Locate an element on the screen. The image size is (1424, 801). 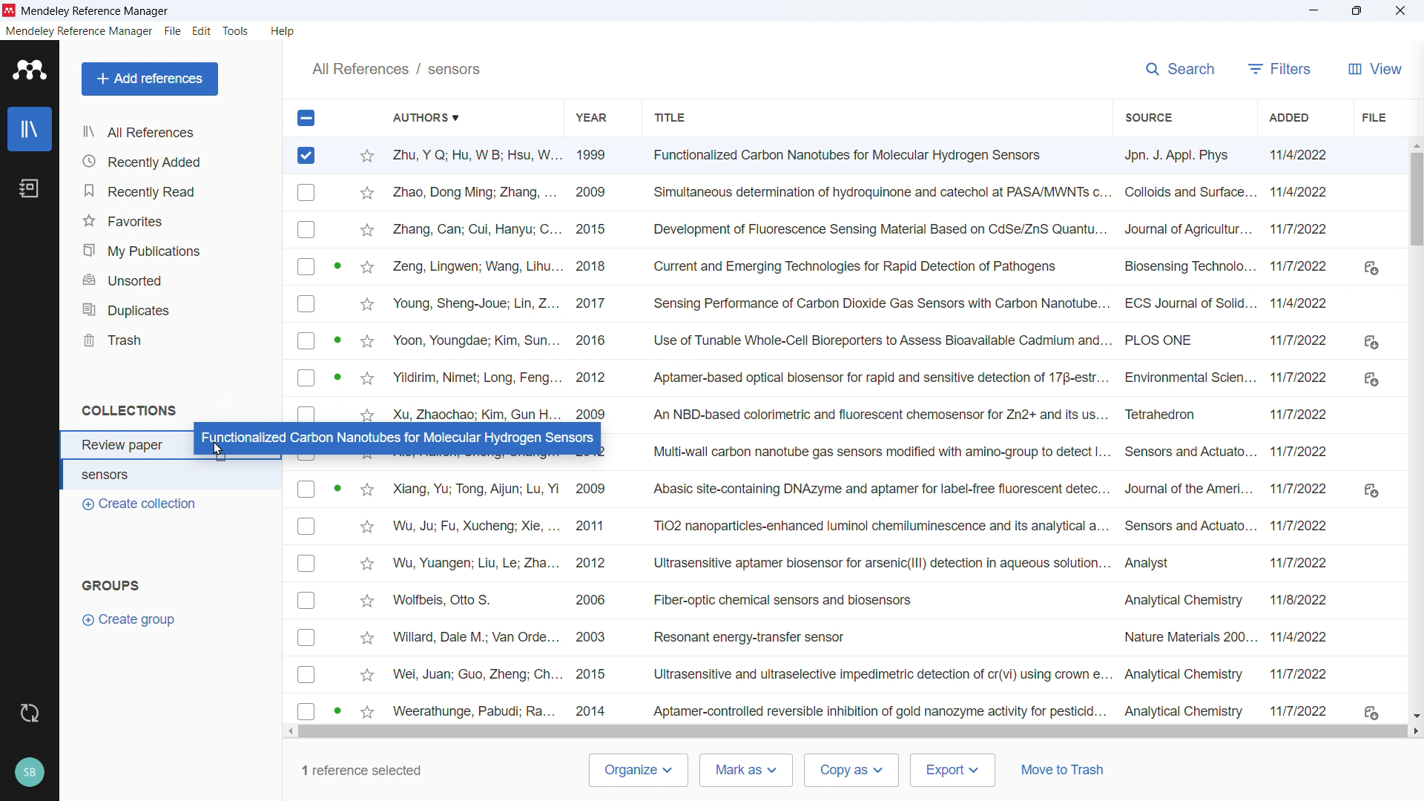
sync  is located at coordinates (30, 713).